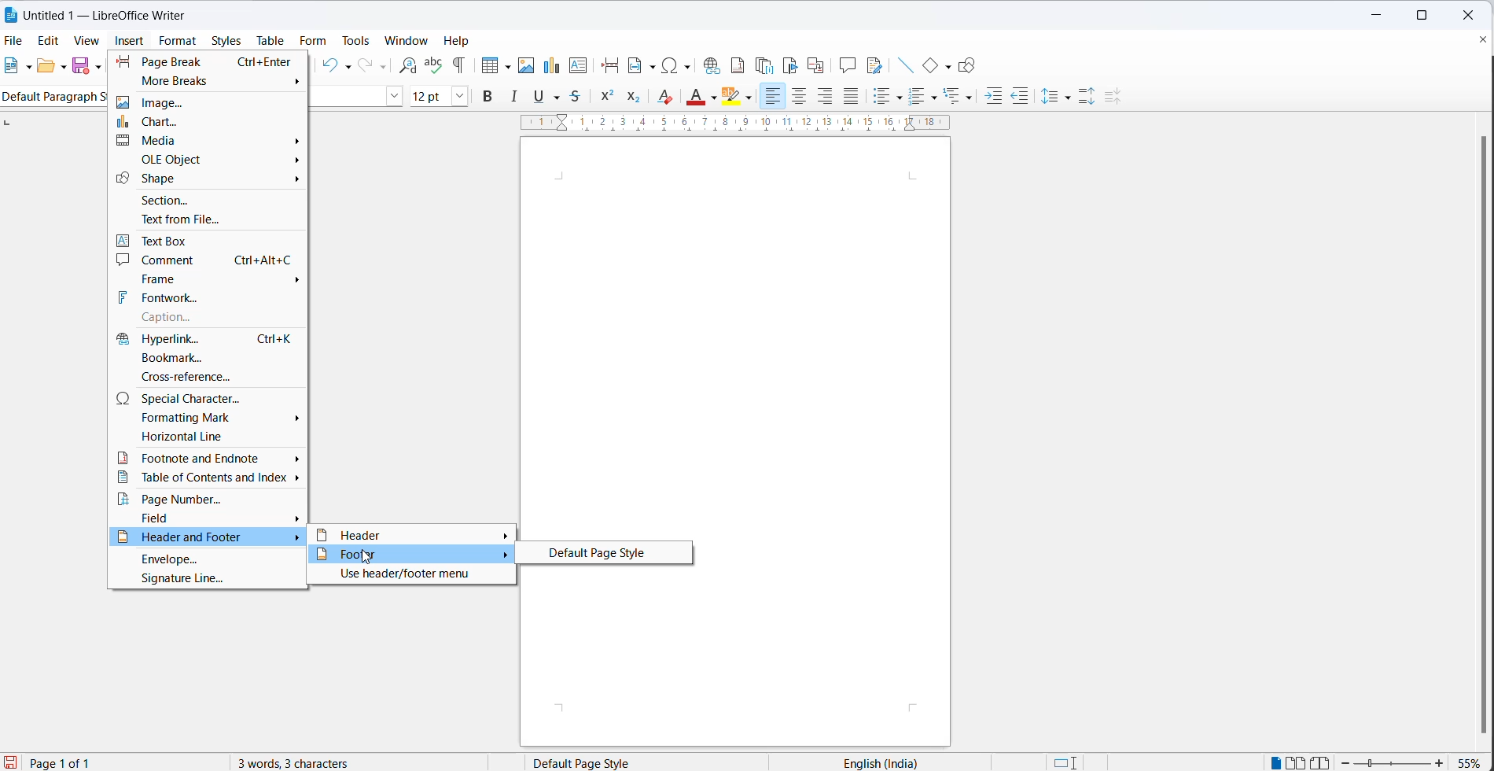 This screenshot has width=1494, height=771. Describe the element at coordinates (208, 301) in the screenshot. I see `fontwork` at that location.